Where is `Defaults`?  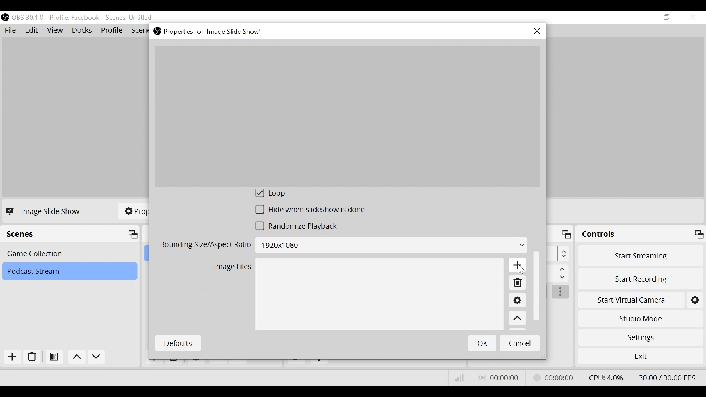 Defaults is located at coordinates (178, 343).